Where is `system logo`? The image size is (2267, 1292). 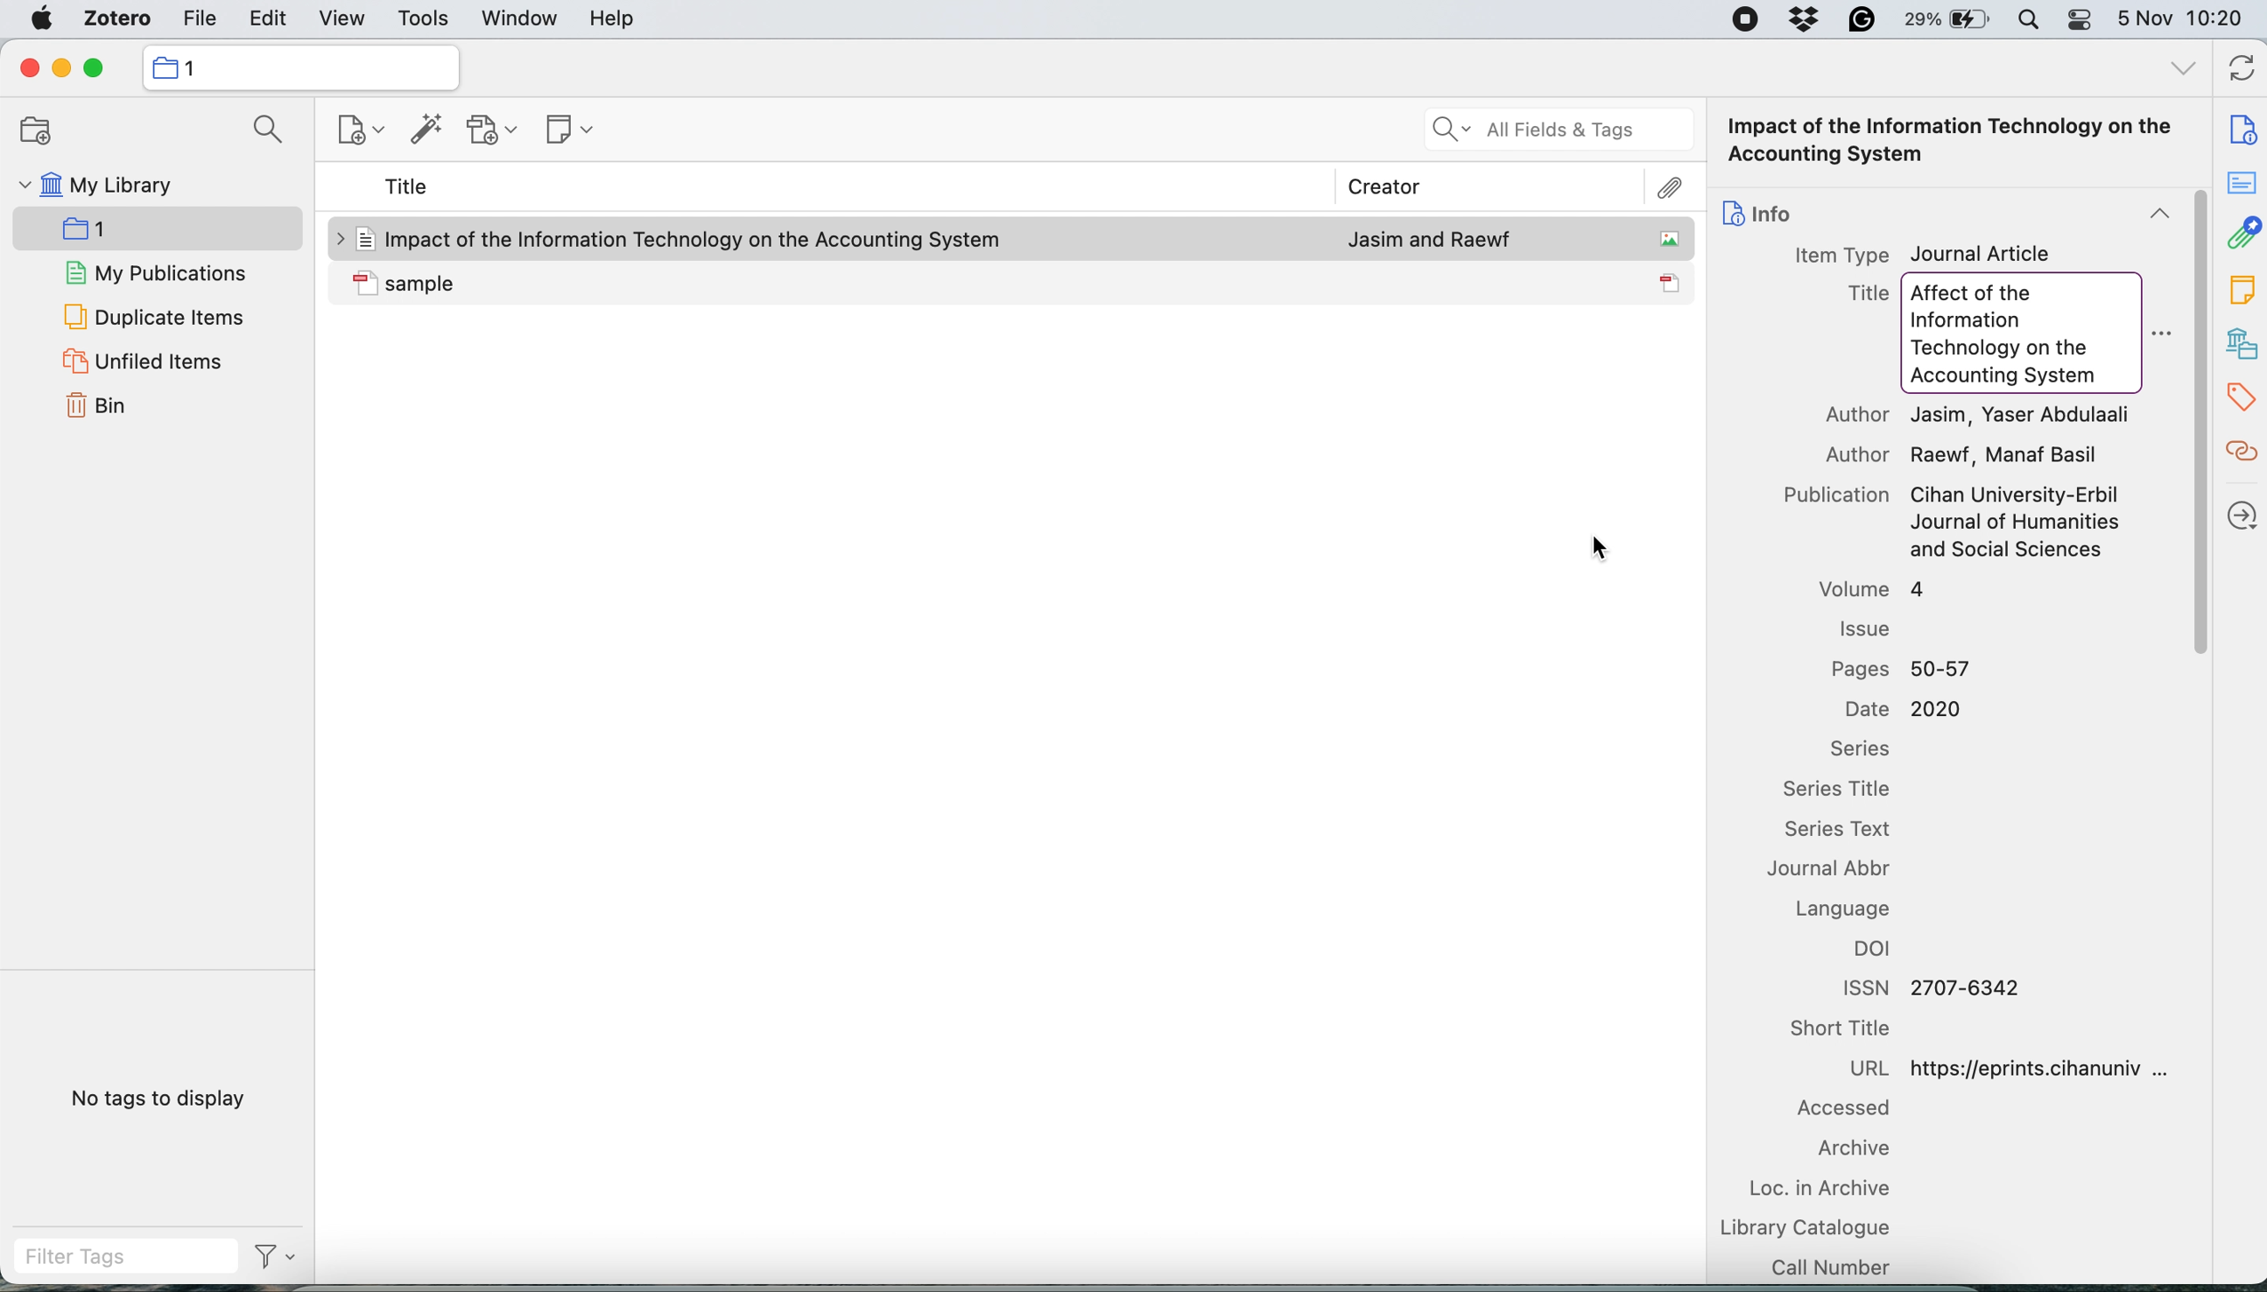 system logo is located at coordinates (39, 20).